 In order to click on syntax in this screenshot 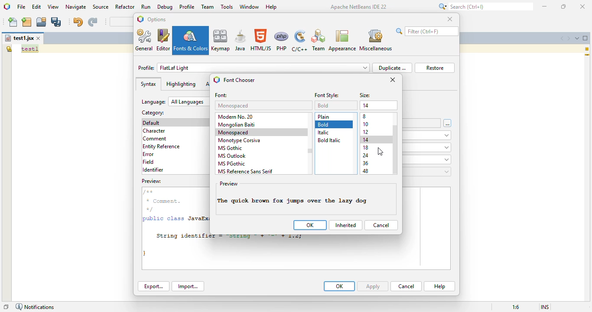, I will do `click(148, 84)`.